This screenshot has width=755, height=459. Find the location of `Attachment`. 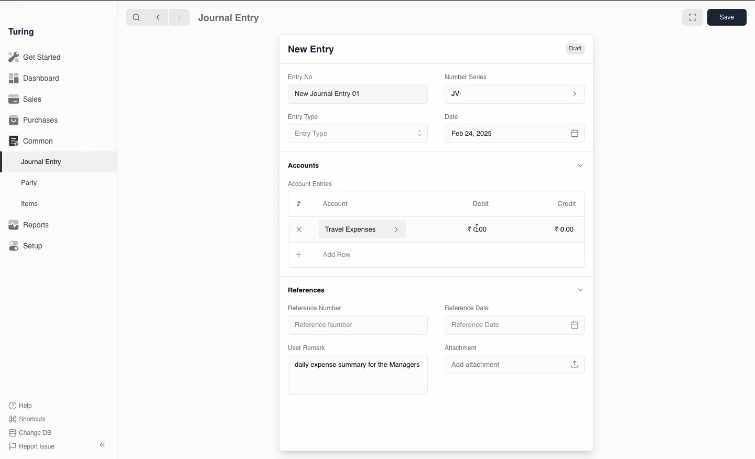

Attachment is located at coordinates (463, 347).